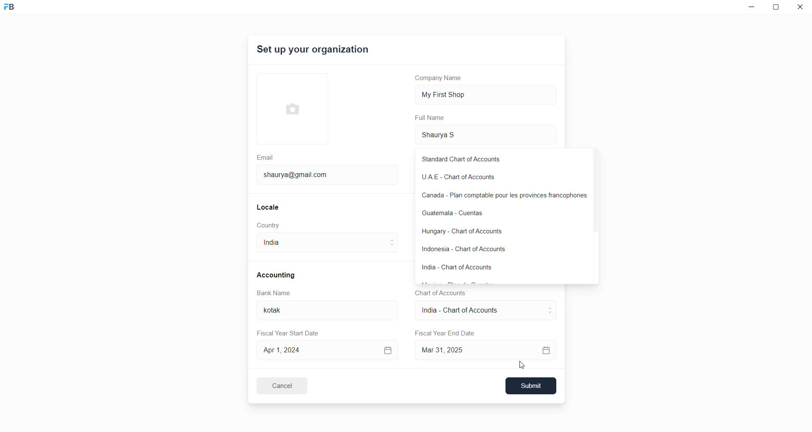  Describe the element at coordinates (494, 213) in the screenshot. I see `Guatemala - Cuentas` at that location.